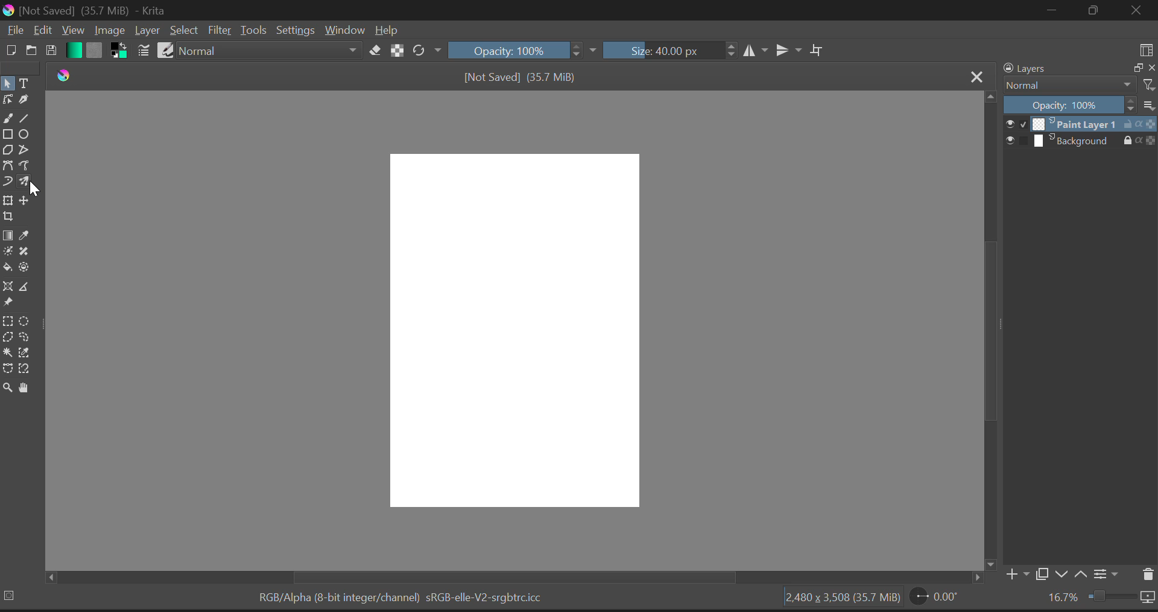 Image resolution: width=1158 pixels, height=612 pixels. What do you see at coordinates (8, 337) in the screenshot?
I see `Polygon Selection` at bounding box center [8, 337].